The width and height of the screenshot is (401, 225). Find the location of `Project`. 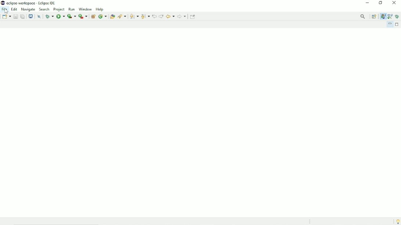

Project is located at coordinates (59, 10).